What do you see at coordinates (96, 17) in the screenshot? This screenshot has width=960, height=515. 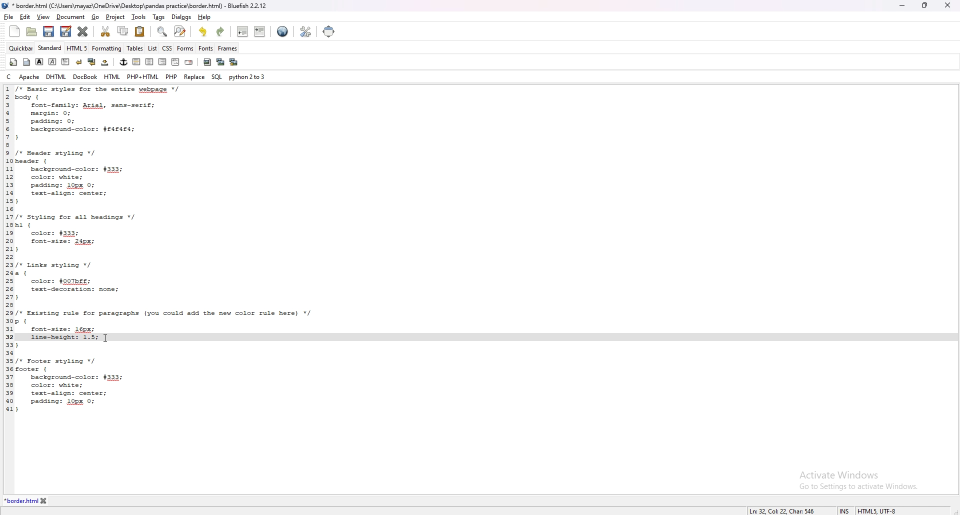 I see `go` at bounding box center [96, 17].